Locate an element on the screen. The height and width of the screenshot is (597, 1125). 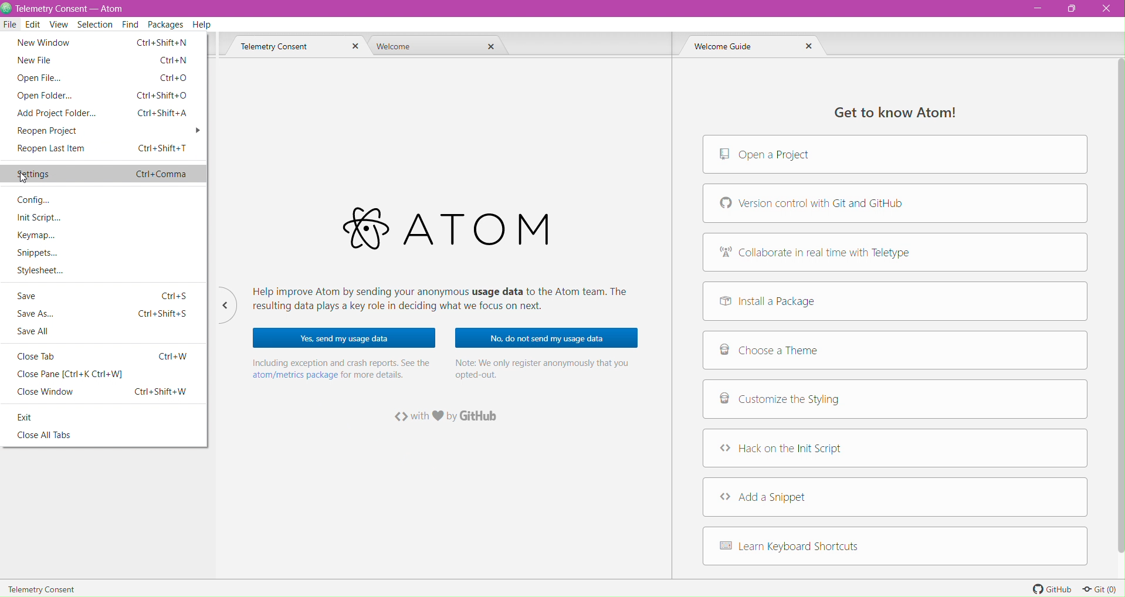
Save is located at coordinates (110, 296).